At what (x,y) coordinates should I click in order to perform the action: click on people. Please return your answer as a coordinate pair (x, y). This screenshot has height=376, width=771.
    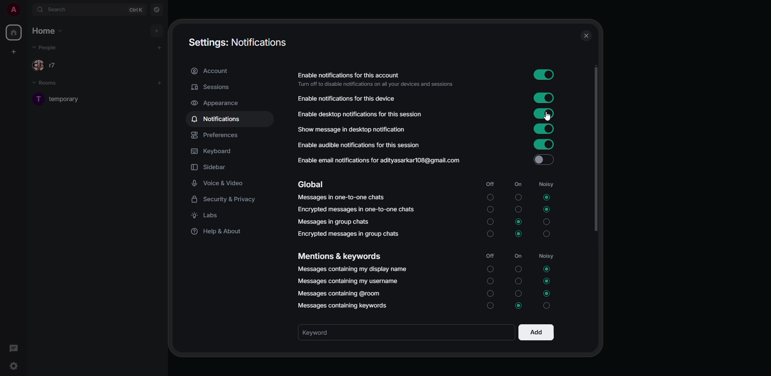
    Looking at the image, I should click on (49, 47).